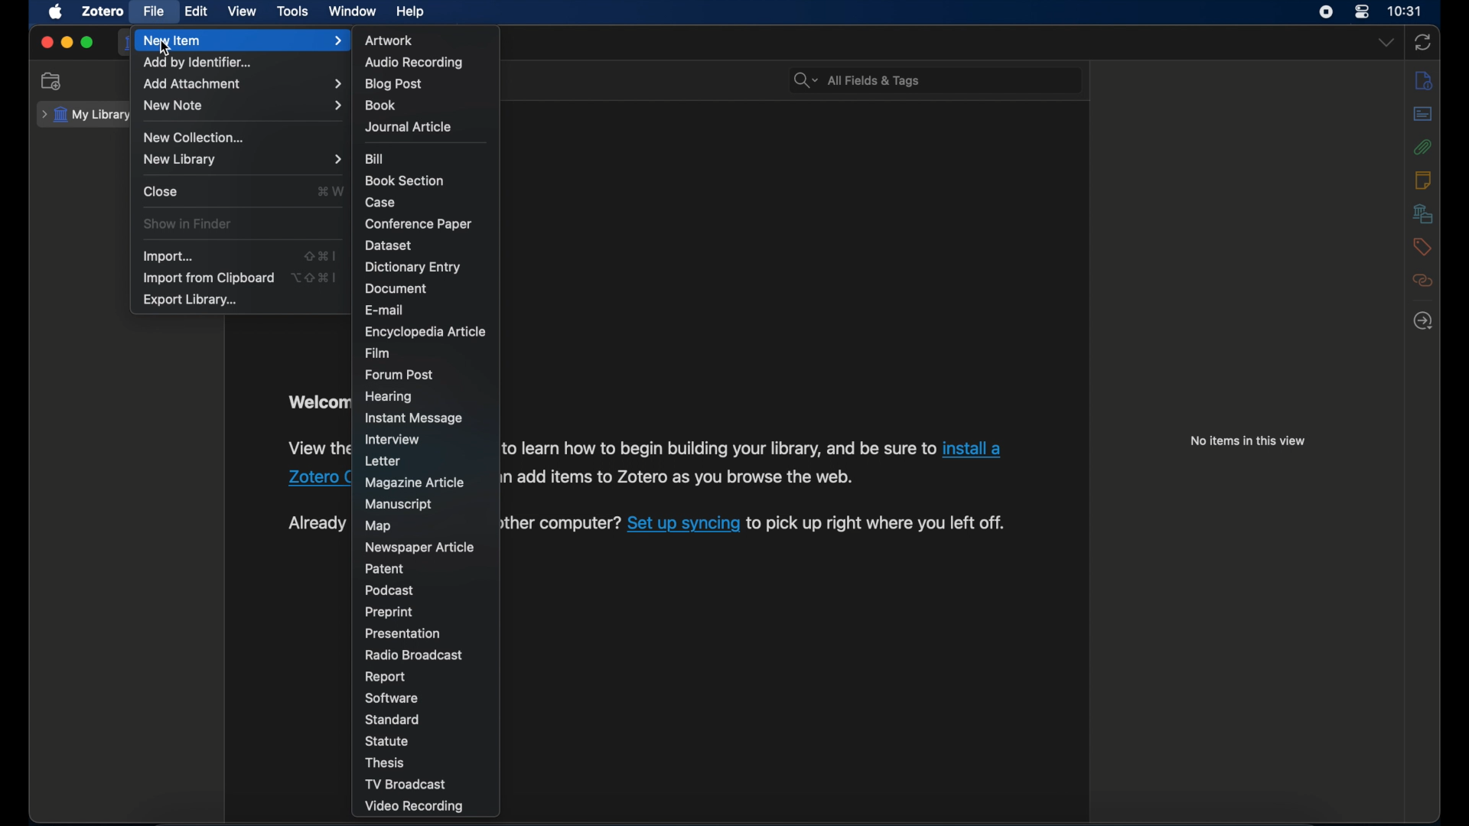 The height and width of the screenshot is (826, 1469). Describe the element at coordinates (243, 41) in the screenshot. I see `new item` at that location.